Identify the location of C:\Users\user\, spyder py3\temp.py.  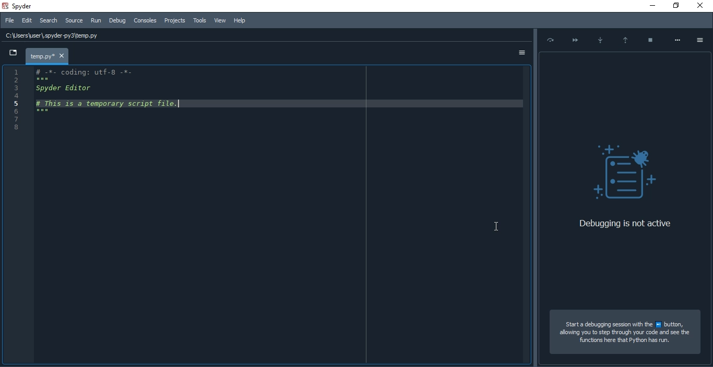
(55, 36).